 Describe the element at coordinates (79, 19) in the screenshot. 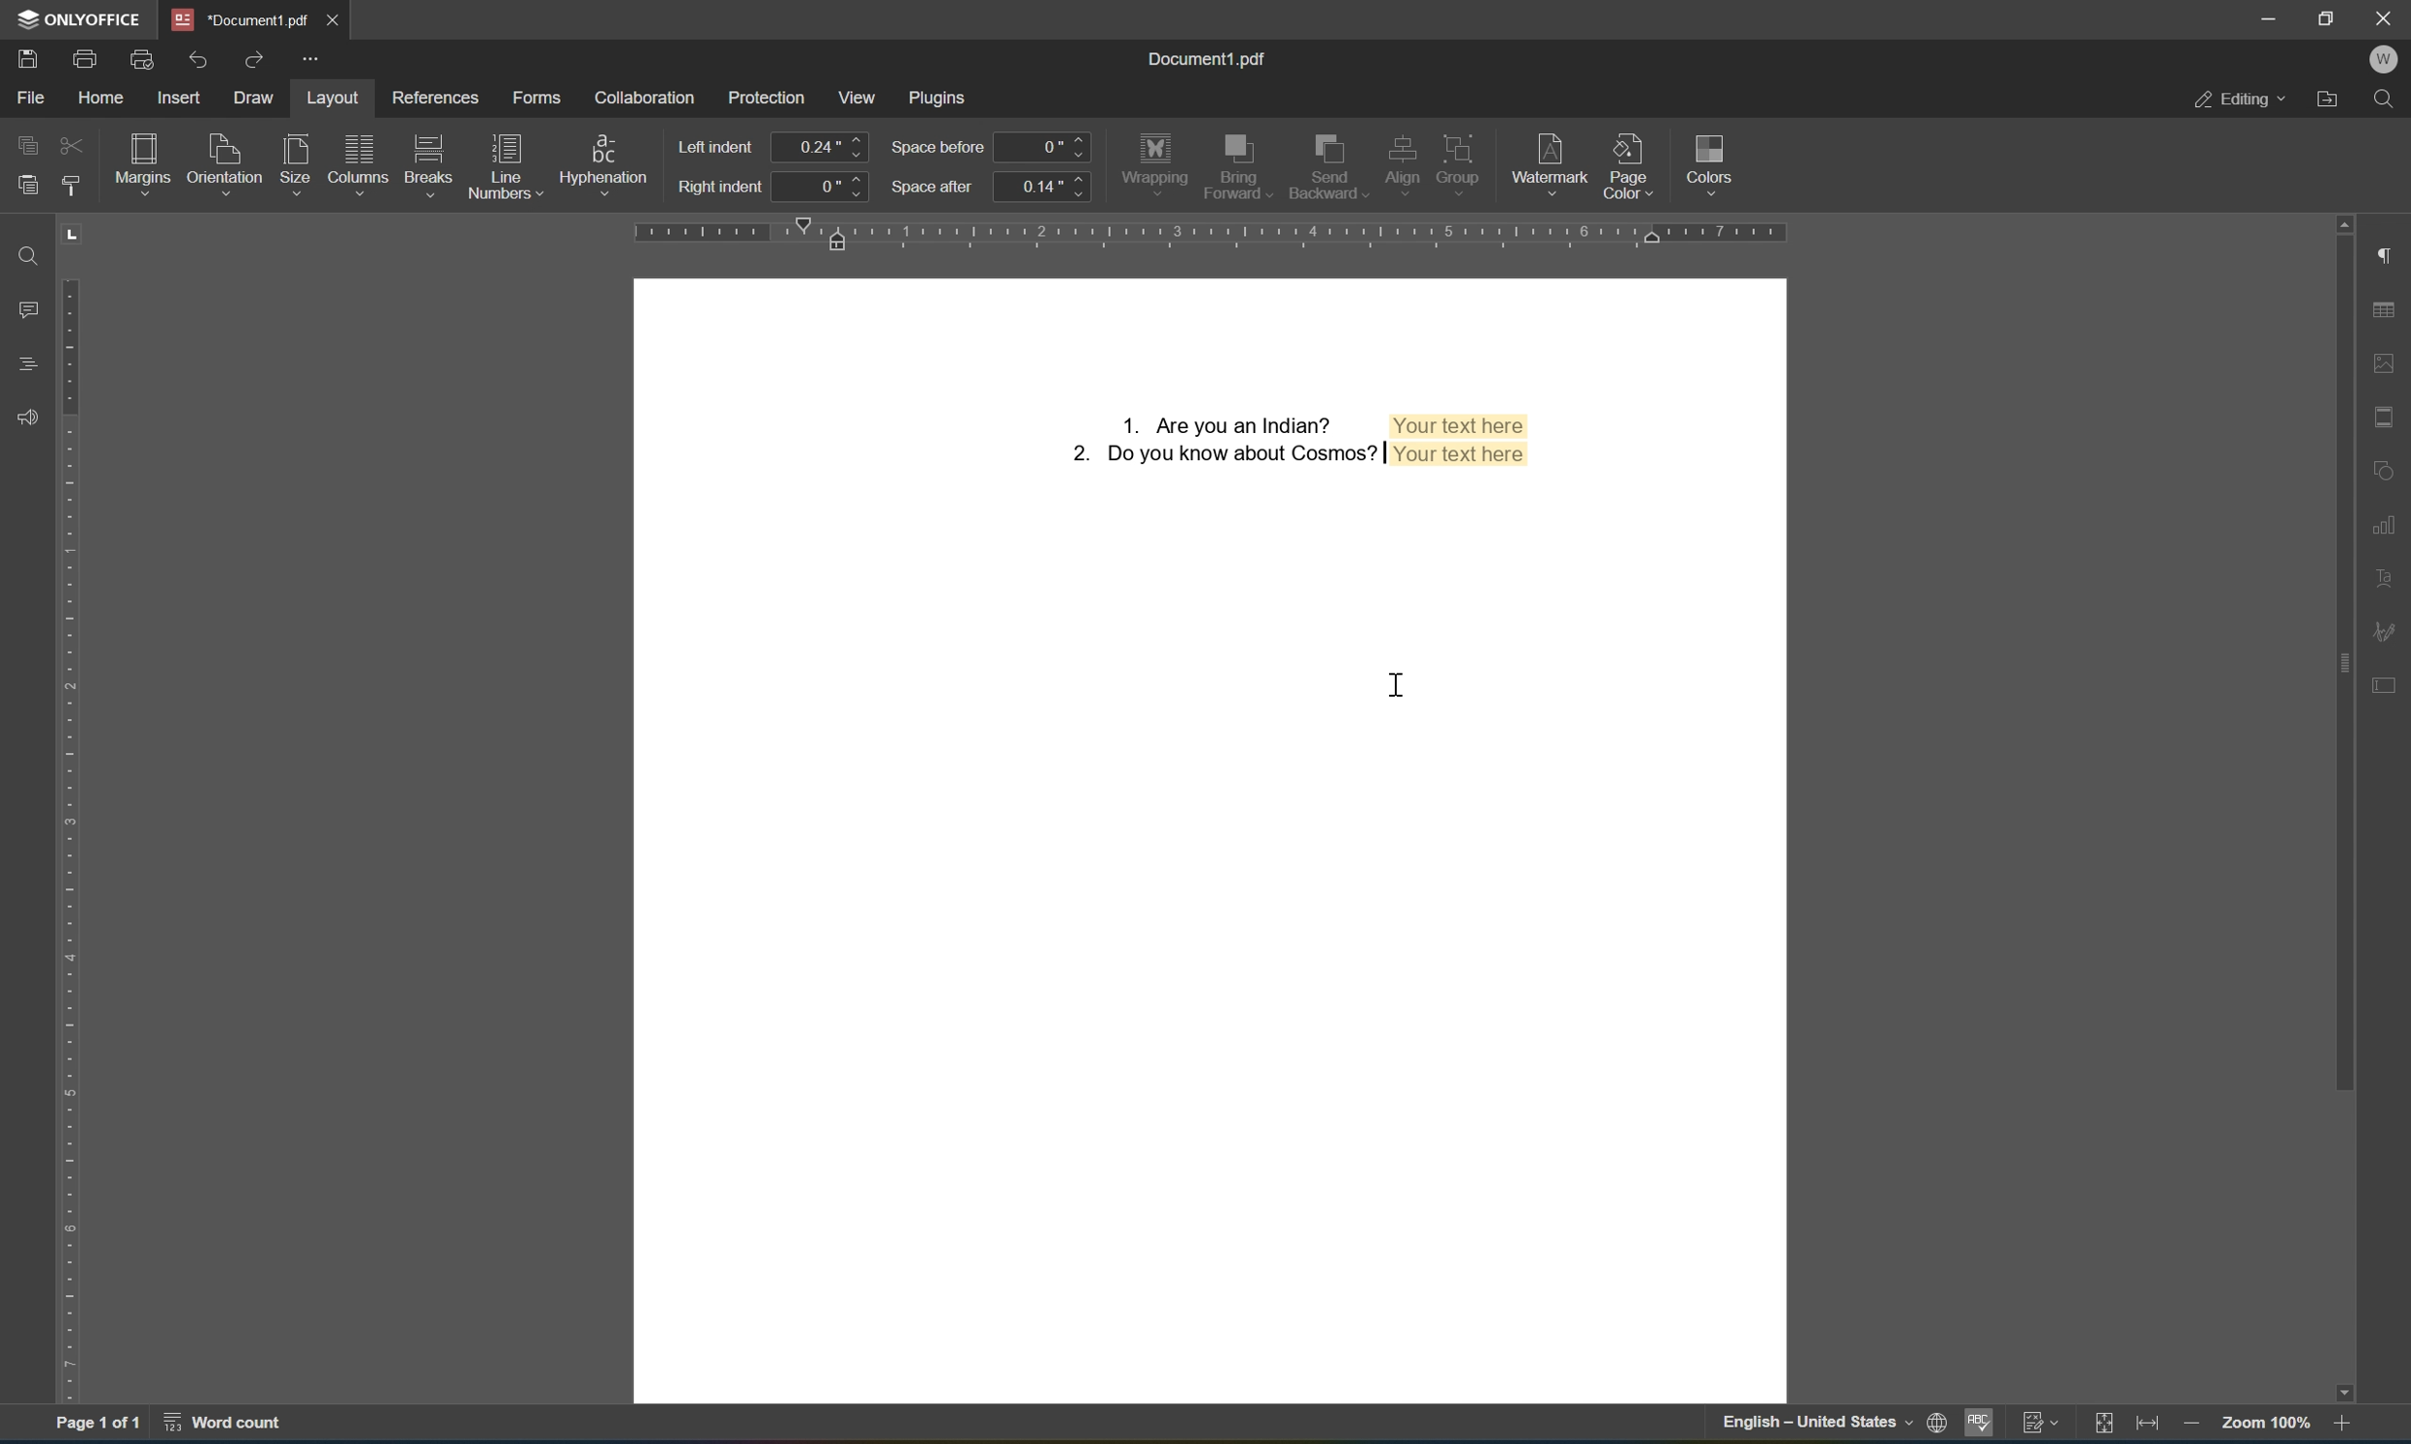

I see `ONLYOFFICE` at that location.